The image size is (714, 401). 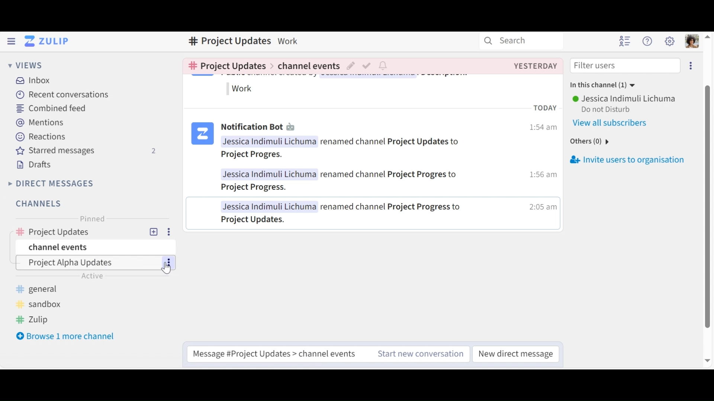 I want to click on View all users, so click(x=615, y=123).